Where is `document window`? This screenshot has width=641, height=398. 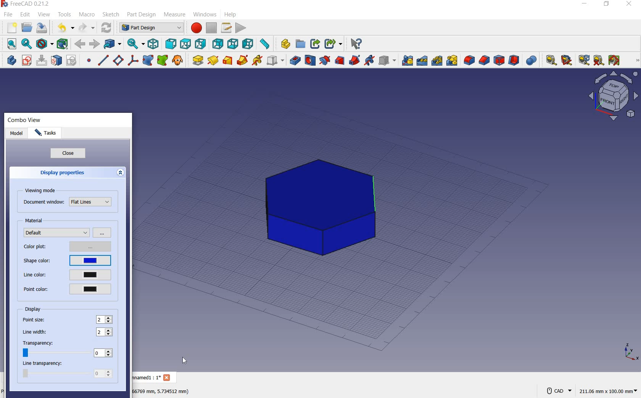
document window is located at coordinates (42, 202).